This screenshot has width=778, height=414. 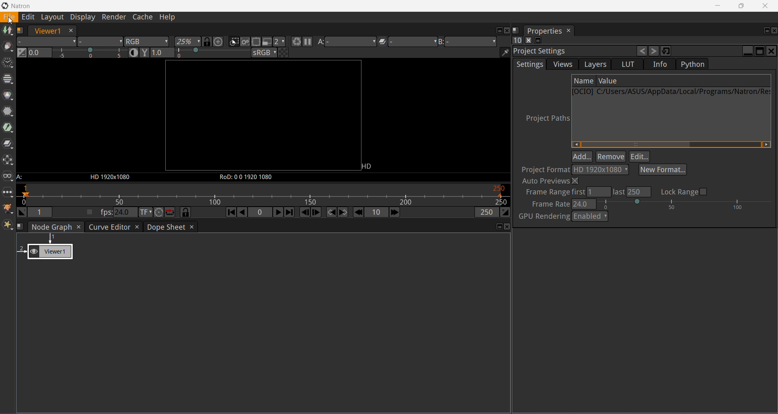 What do you see at coordinates (186, 213) in the screenshot?
I see `When activated, the timeline frame-range is synchronized with the Dope Sheet and the curve Editor` at bounding box center [186, 213].